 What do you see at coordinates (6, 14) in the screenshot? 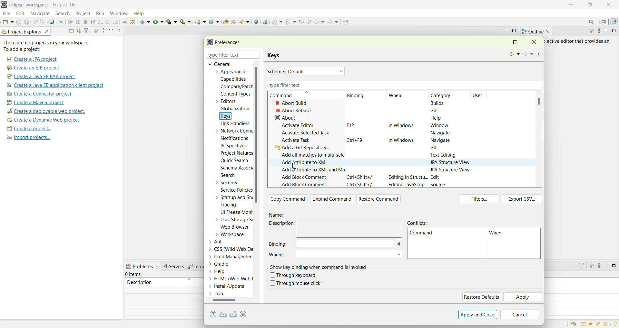
I see `file` at bounding box center [6, 14].